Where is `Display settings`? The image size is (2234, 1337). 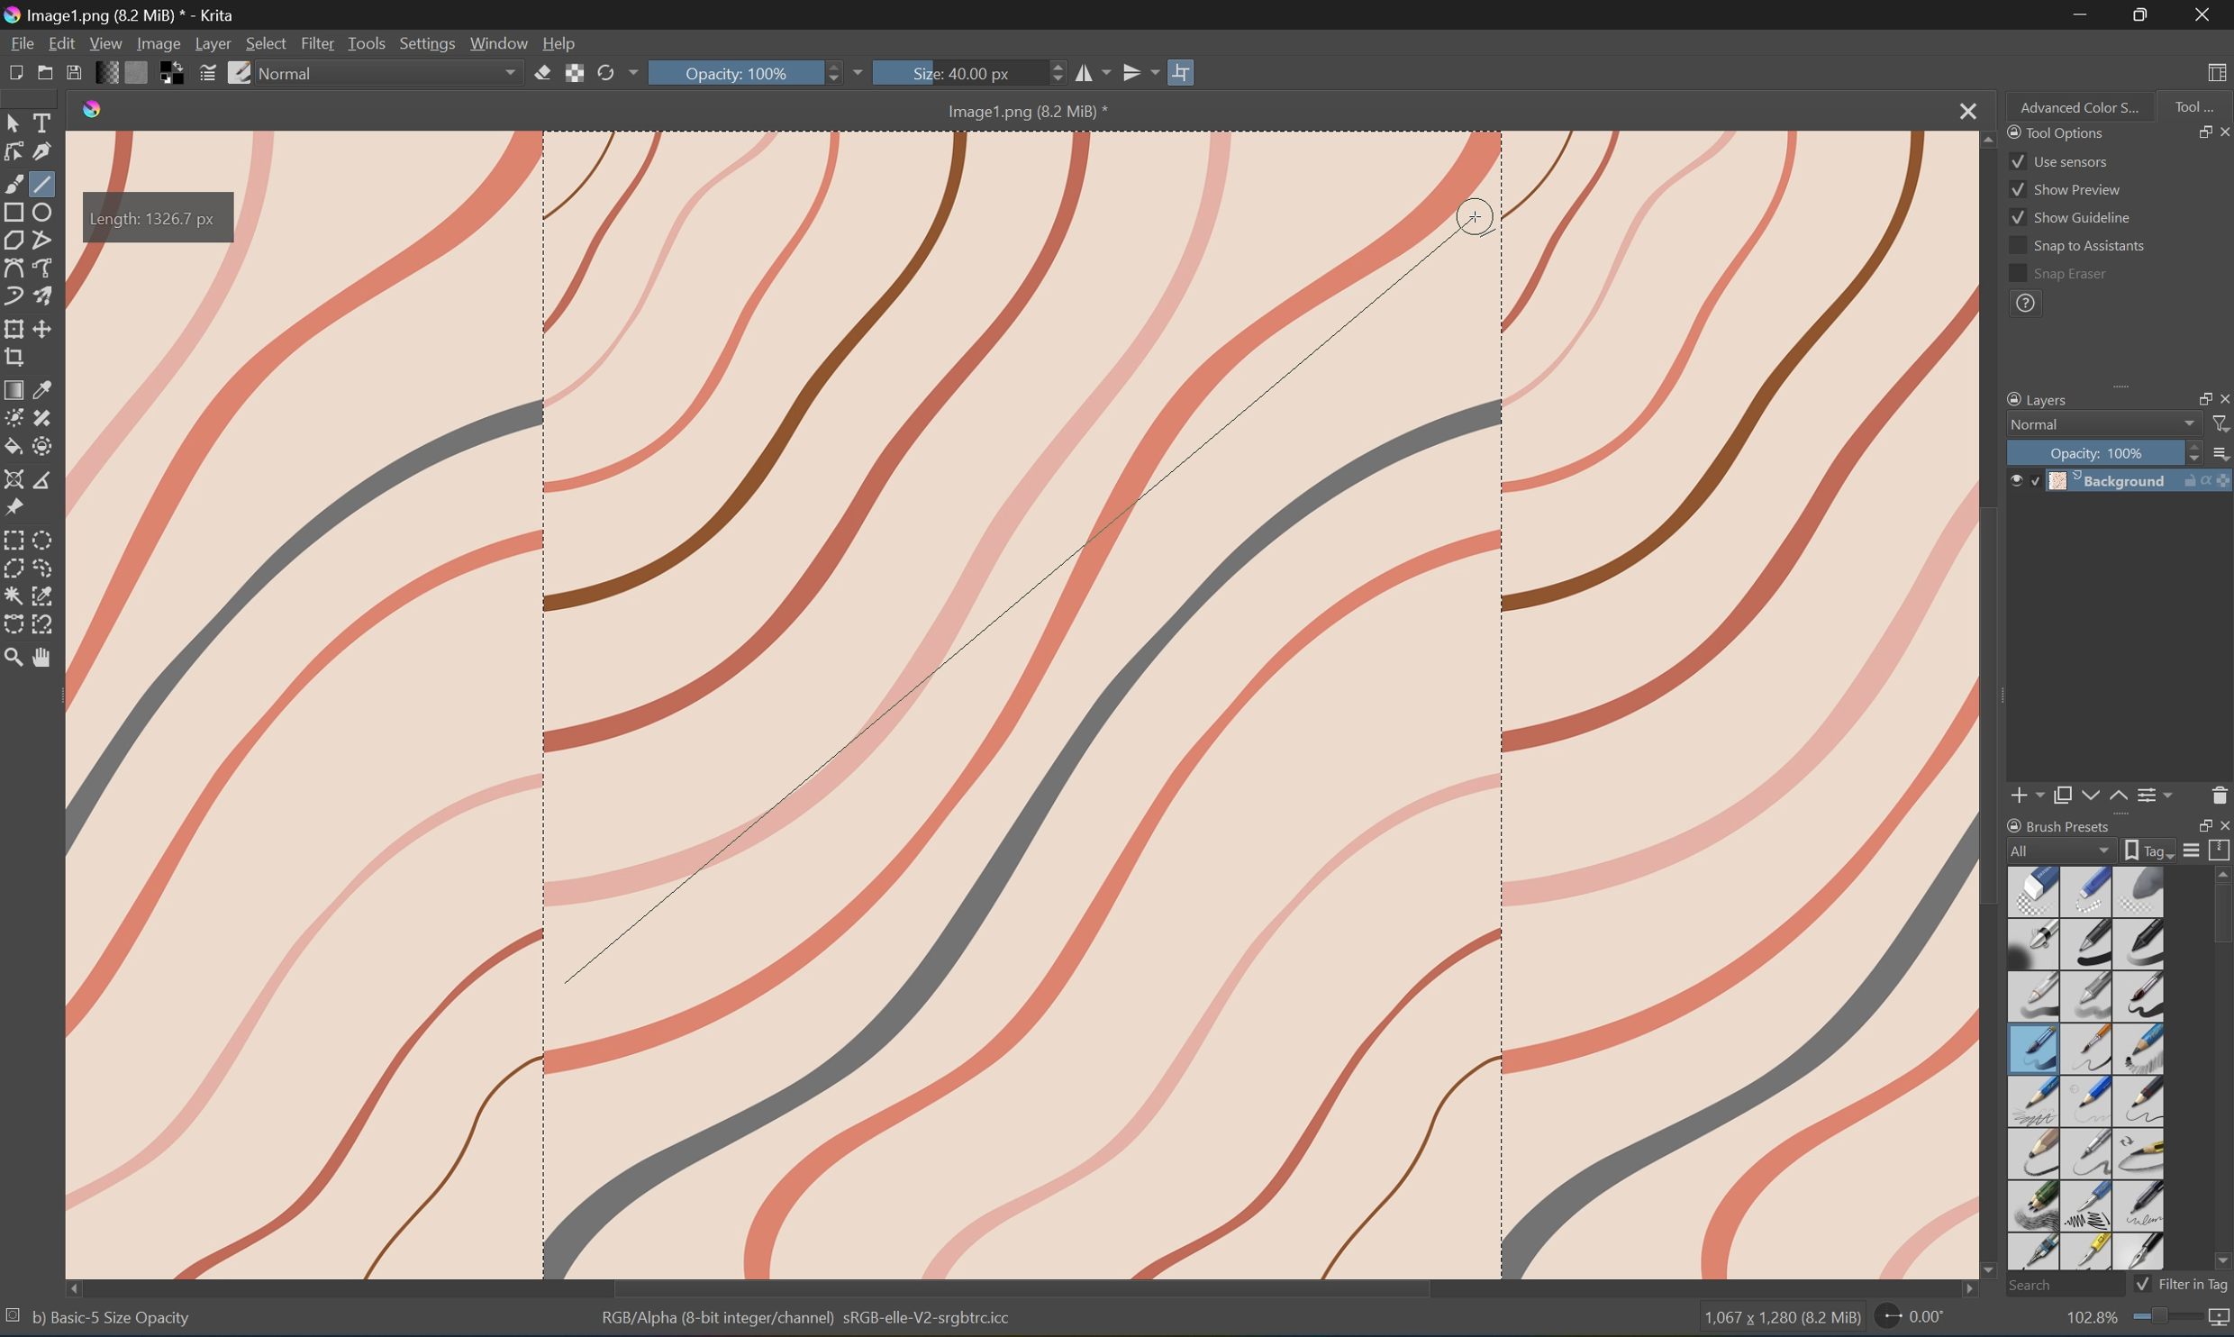 Display settings is located at coordinates (2193, 852).